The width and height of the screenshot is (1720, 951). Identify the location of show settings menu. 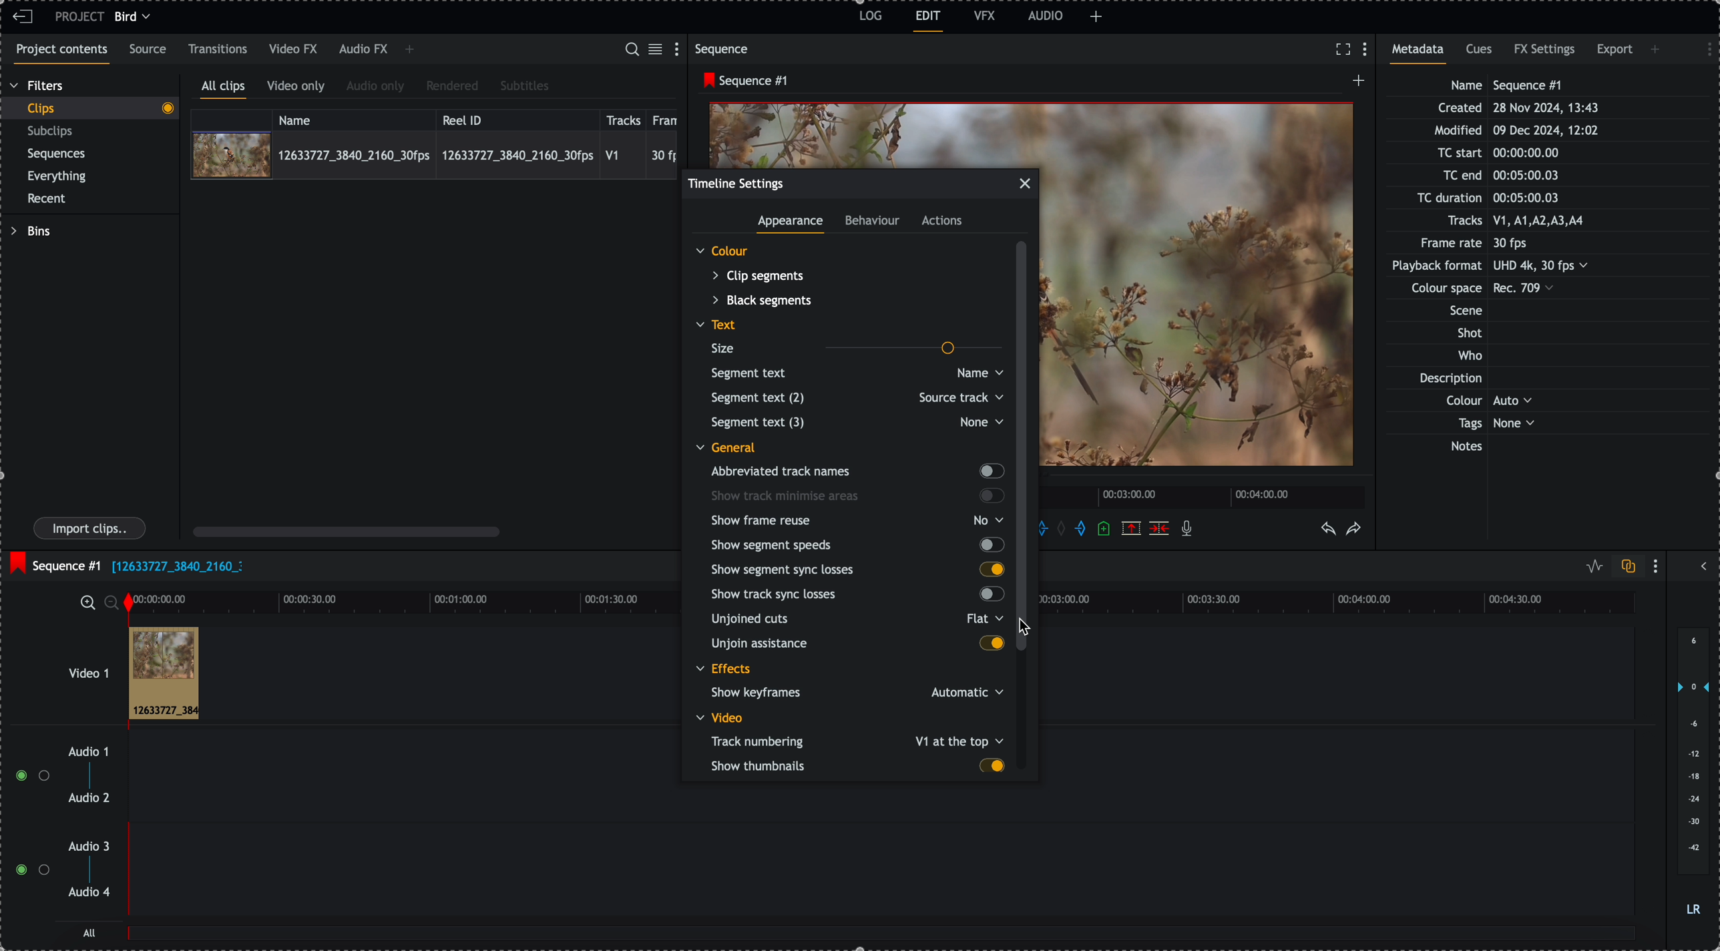
(680, 48).